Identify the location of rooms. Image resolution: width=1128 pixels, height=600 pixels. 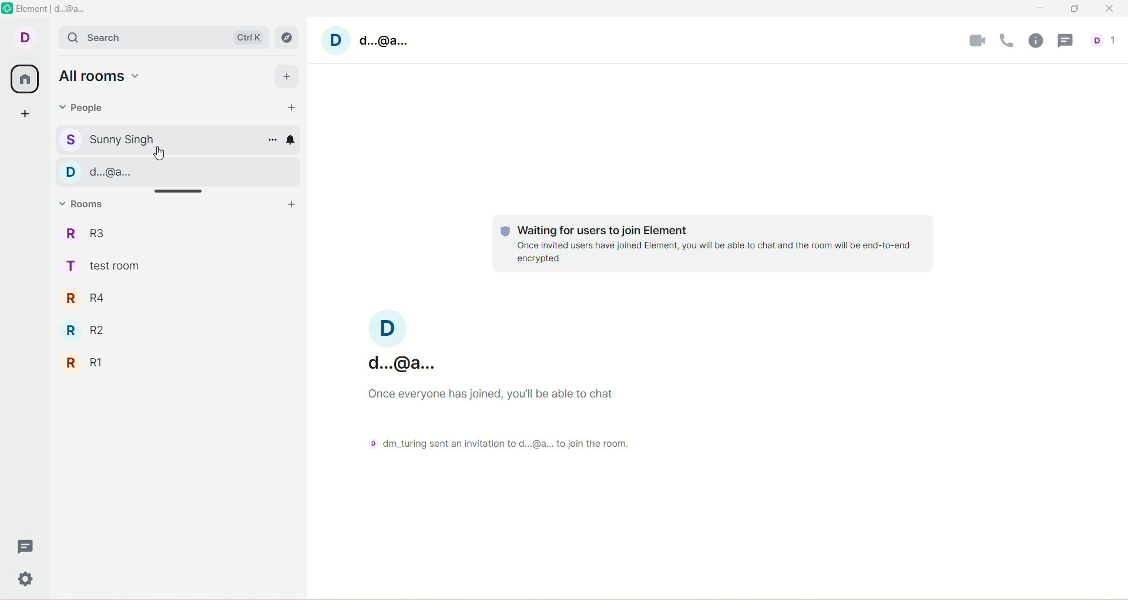
(85, 204).